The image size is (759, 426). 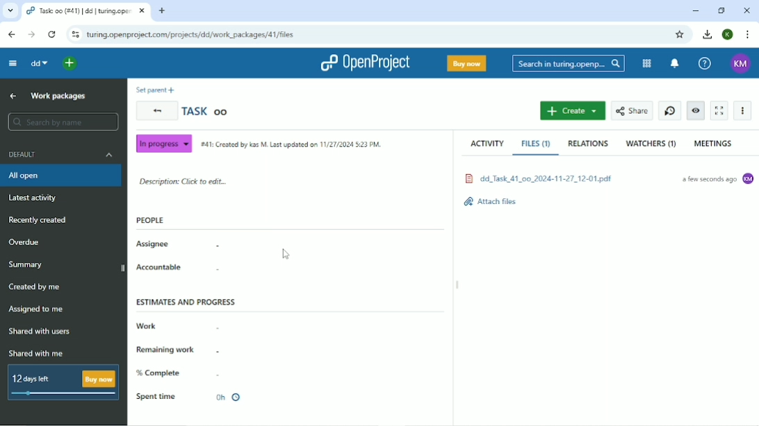 I want to click on Unwatch work package, so click(x=696, y=110).